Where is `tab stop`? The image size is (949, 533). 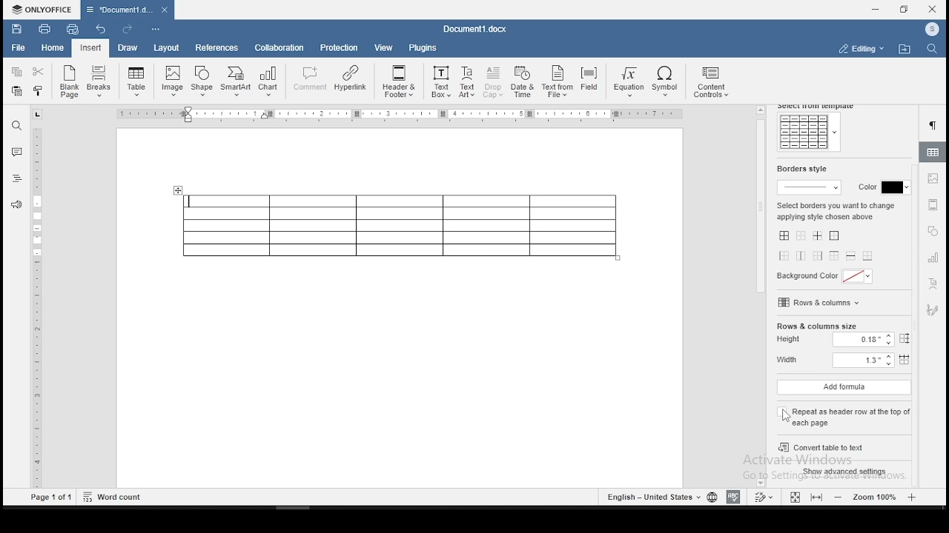
tab stop is located at coordinates (38, 114).